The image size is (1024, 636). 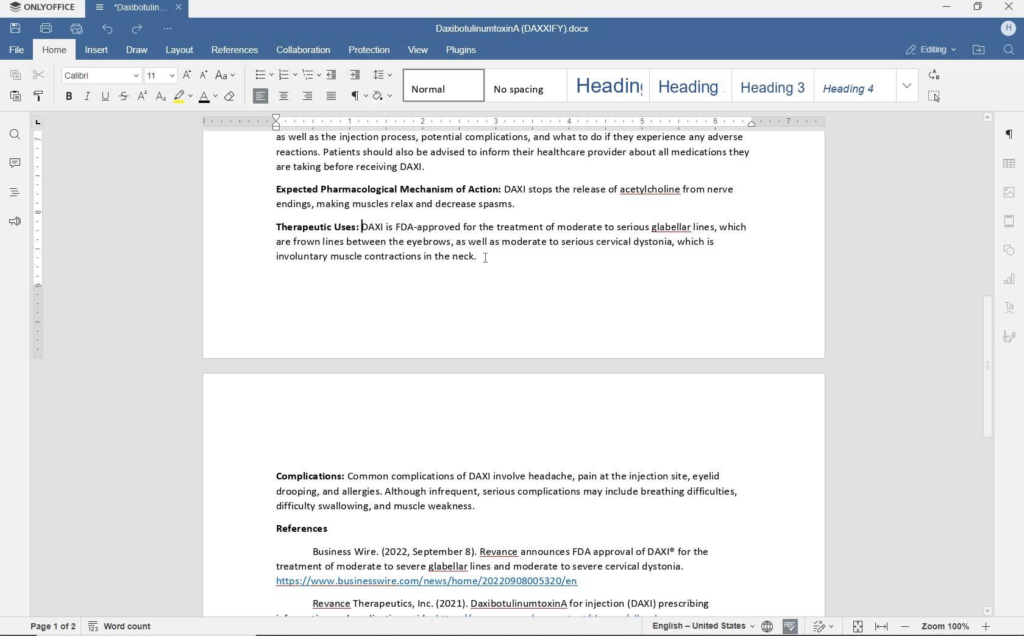 What do you see at coordinates (16, 27) in the screenshot?
I see `save` at bounding box center [16, 27].